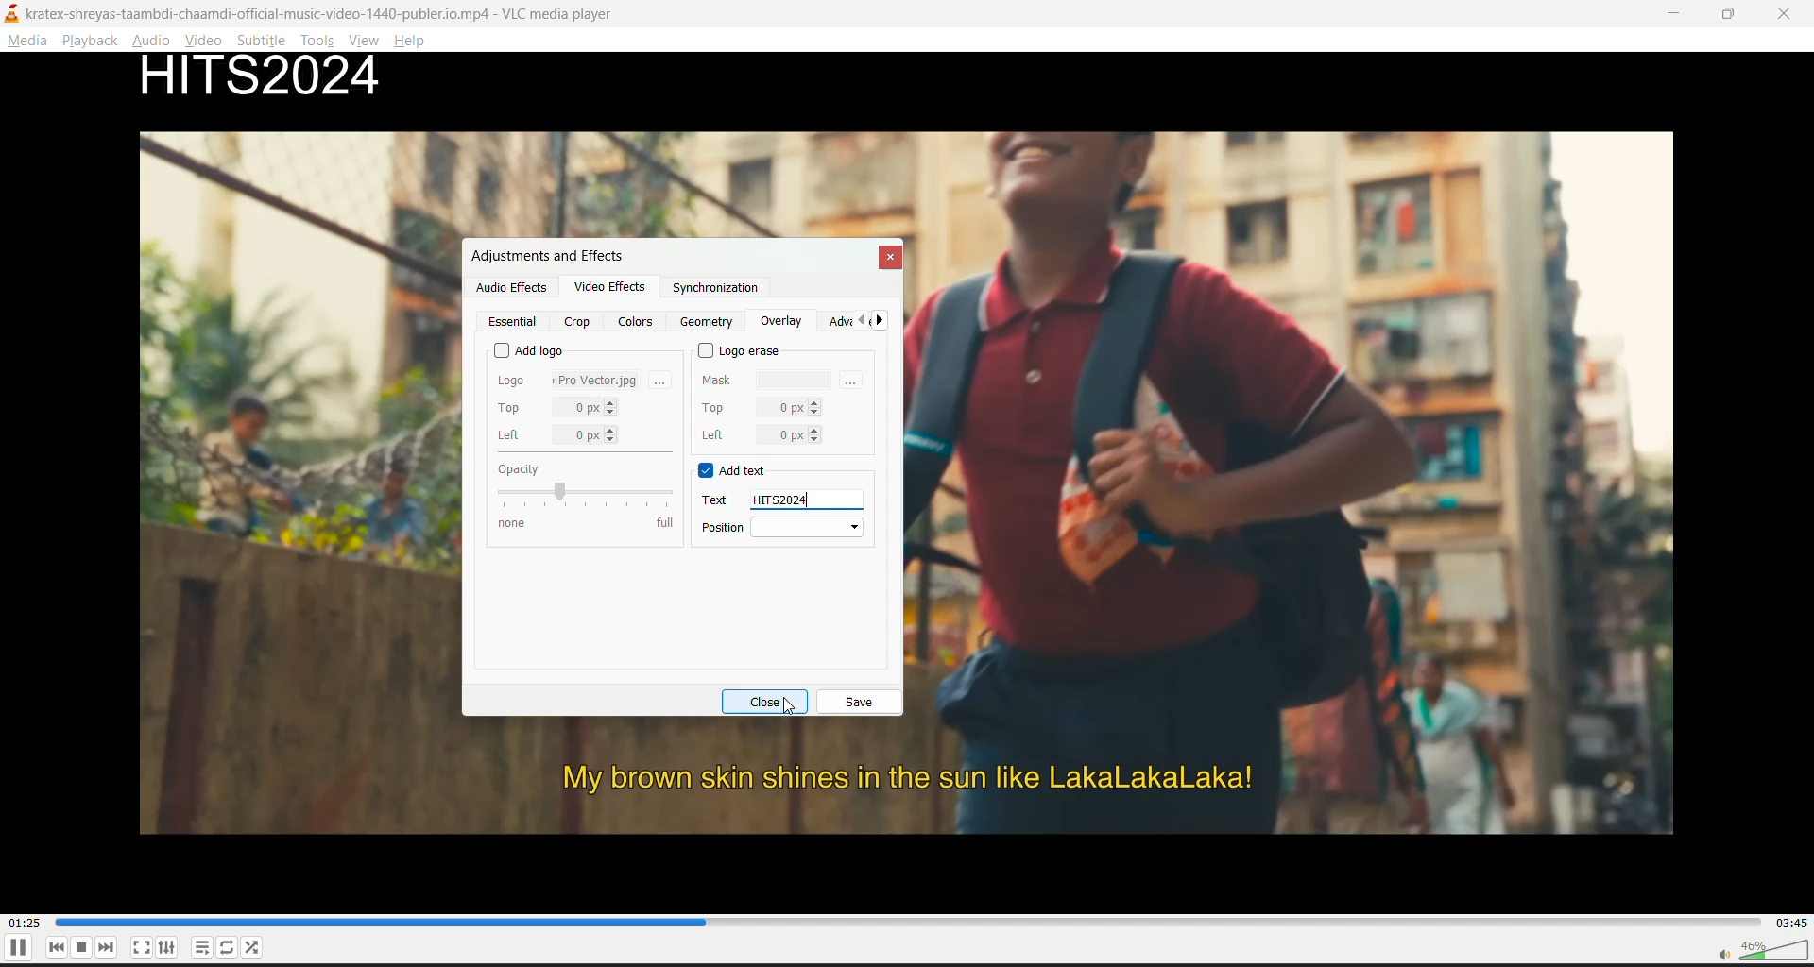  Describe the element at coordinates (1676, 13) in the screenshot. I see `minimize` at that location.